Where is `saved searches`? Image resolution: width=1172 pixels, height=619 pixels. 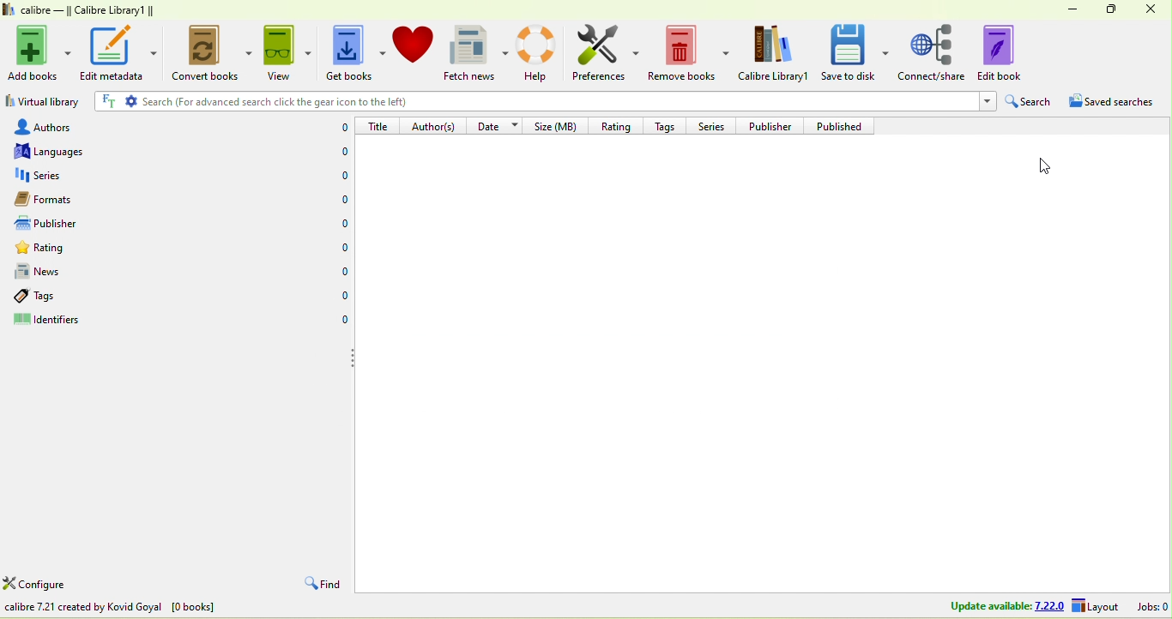
saved searches is located at coordinates (1118, 104).